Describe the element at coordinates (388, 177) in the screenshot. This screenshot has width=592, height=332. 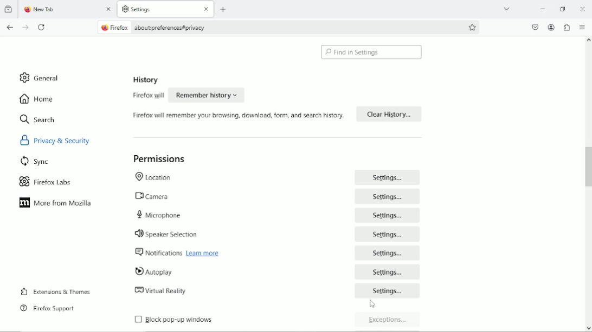
I see `Settings...` at that location.